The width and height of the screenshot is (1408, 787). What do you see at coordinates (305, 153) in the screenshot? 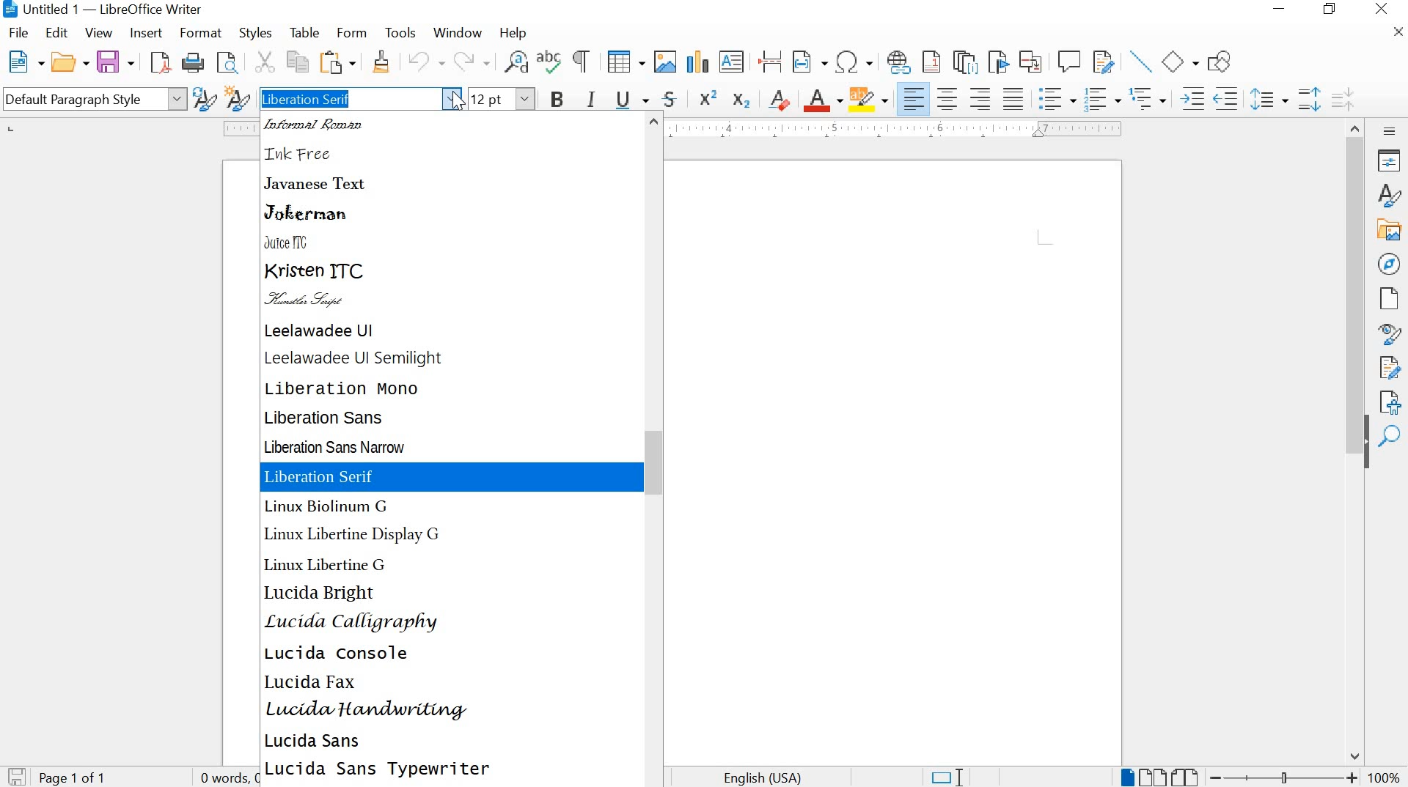
I see `INK FREE` at bounding box center [305, 153].